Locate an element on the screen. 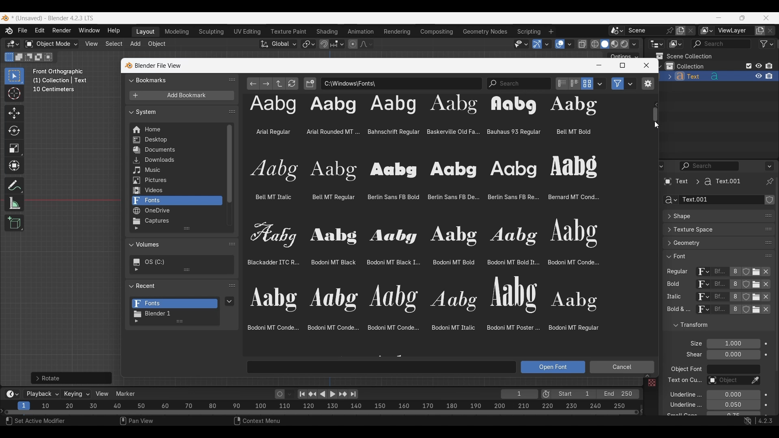   is located at coordinates (702, 298).